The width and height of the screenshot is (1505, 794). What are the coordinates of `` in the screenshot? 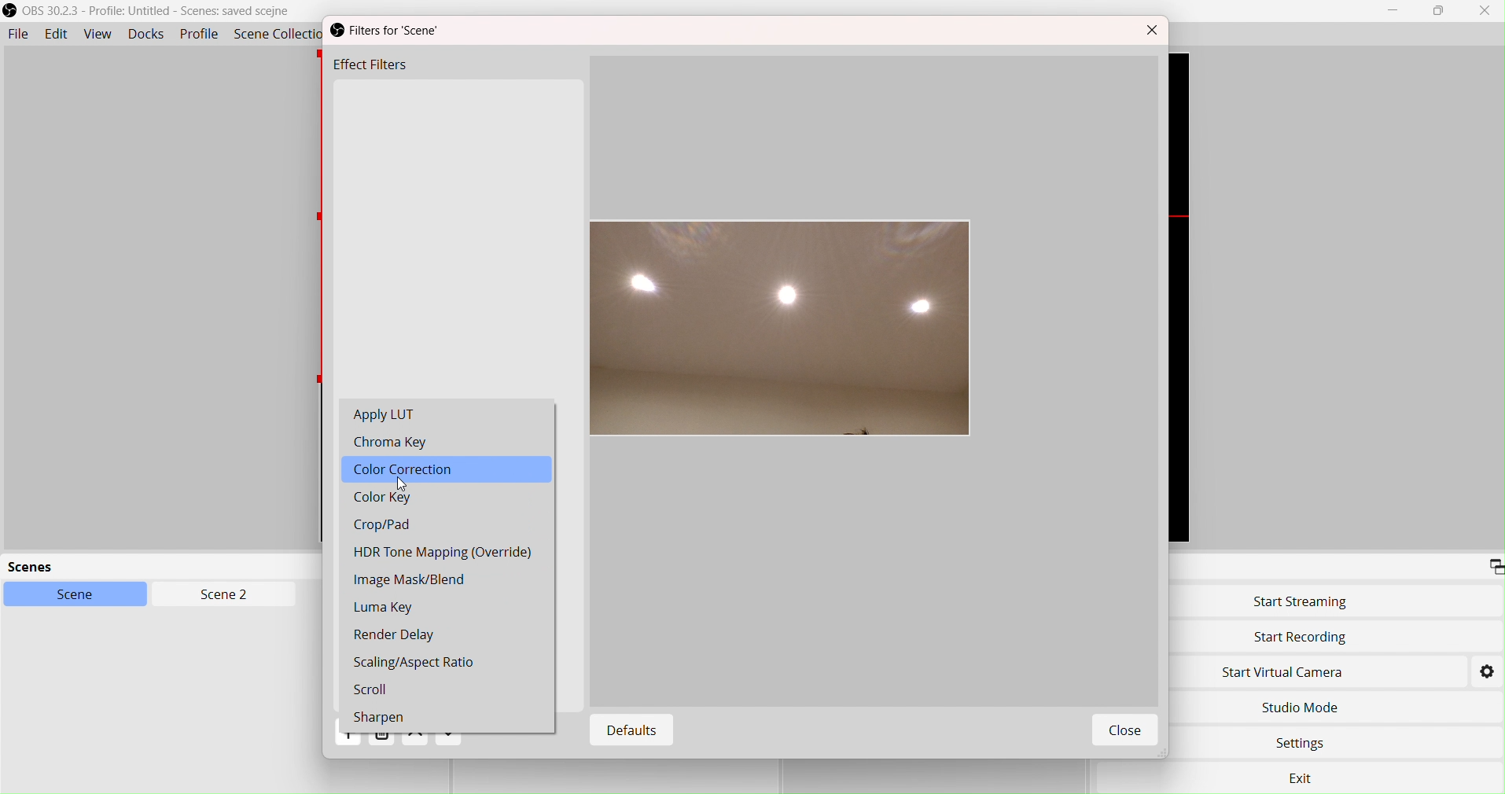 It's located at (179, 11).